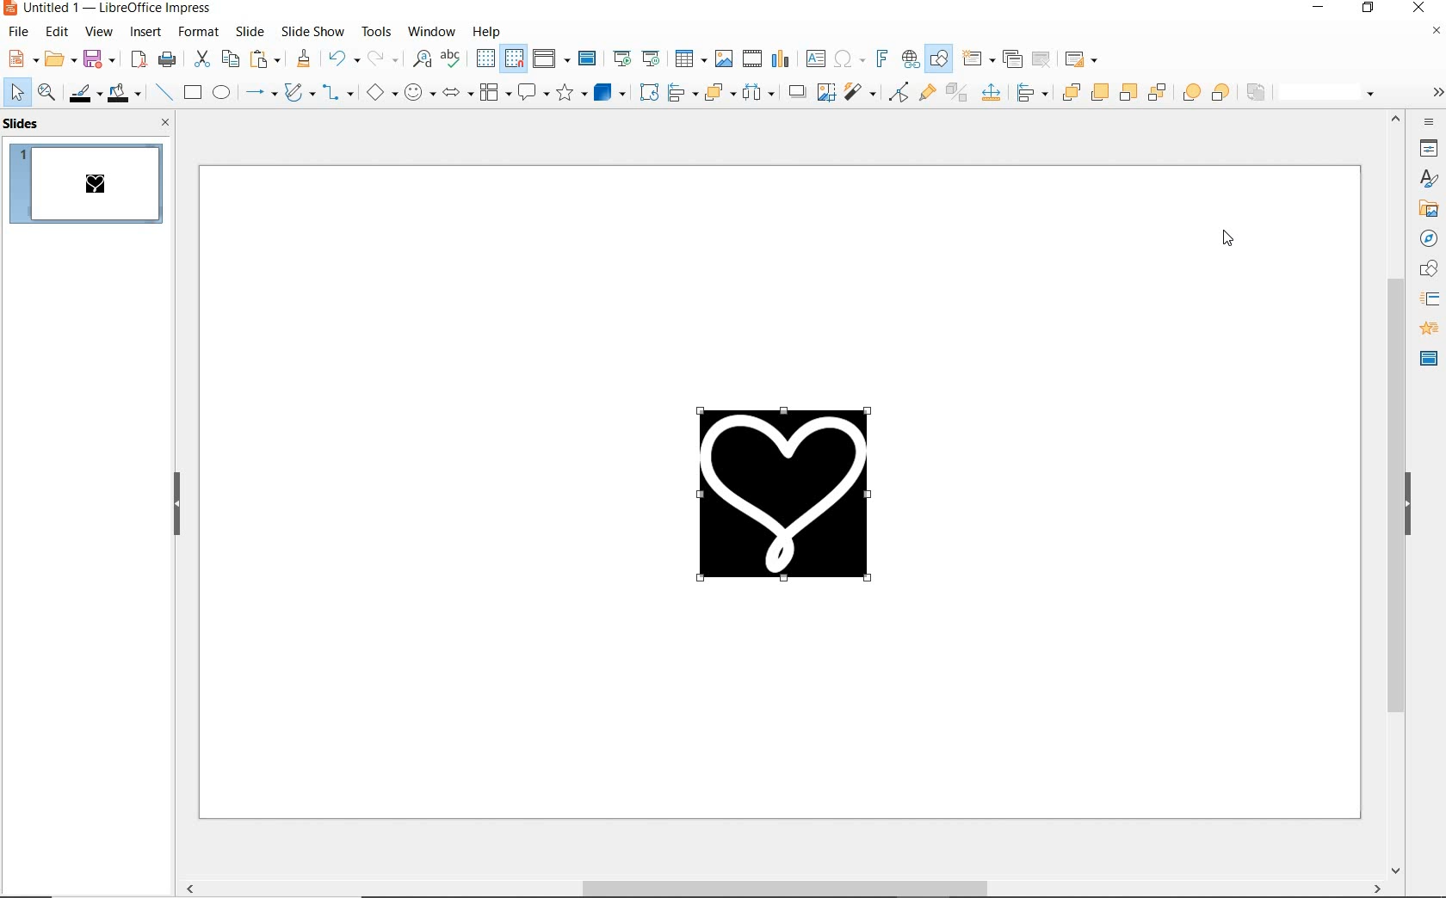 This screenshot has width=1446, height=898. What do you see at coordinates (223, 93) in the screenshot?
I see `ellipse` at bounding box center [223, 93].